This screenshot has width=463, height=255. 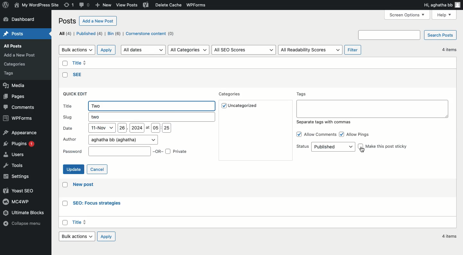 I want to click on Allow comments, so click(x=316, y=134).